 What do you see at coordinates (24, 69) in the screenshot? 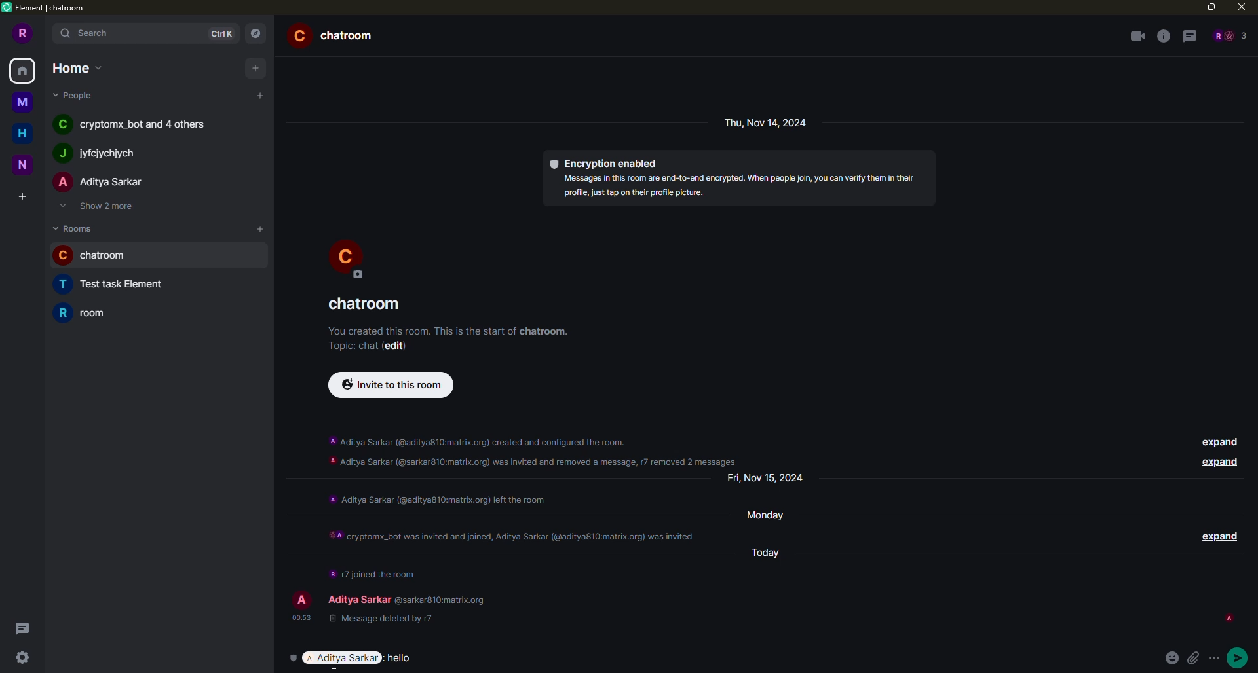
I see `home` at bounding box center [24, 69].